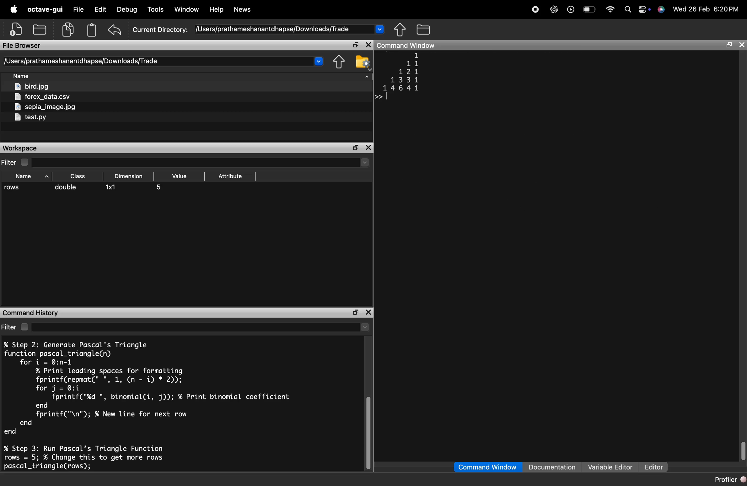  I want to click on dropdown, so click(366, 79).